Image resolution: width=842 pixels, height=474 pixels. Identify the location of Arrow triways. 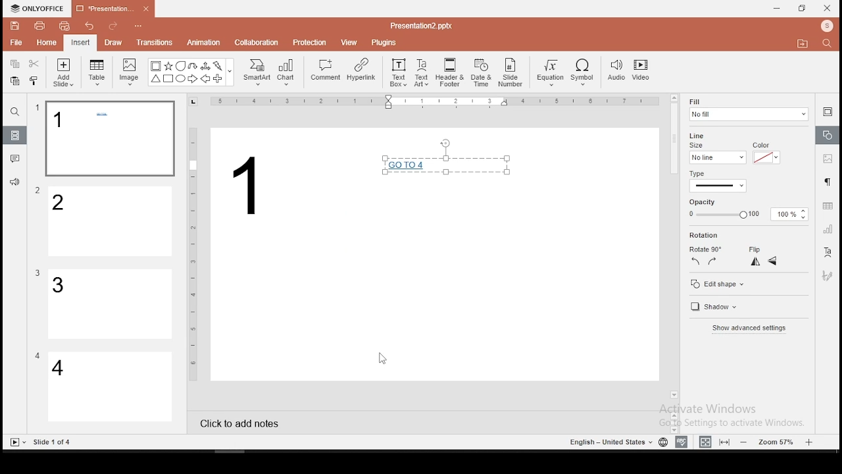
(206, 66).